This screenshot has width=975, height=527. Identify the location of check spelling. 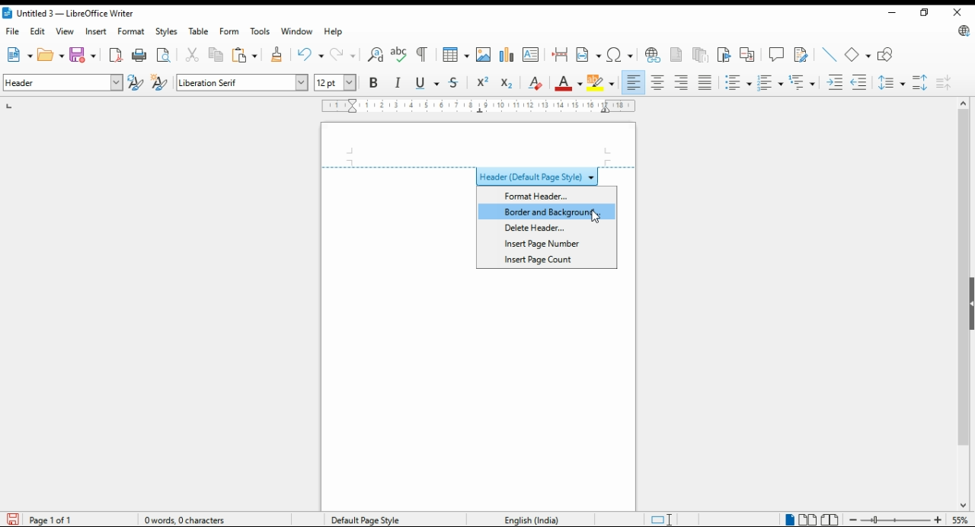
(399, 55).